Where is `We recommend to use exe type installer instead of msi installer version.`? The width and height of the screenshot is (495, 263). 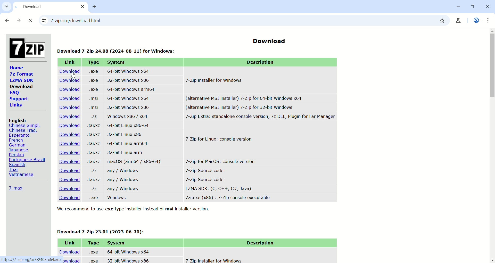
We recommend to use exe type installer instead of msi installer version. is located at coordinates (136, 209).